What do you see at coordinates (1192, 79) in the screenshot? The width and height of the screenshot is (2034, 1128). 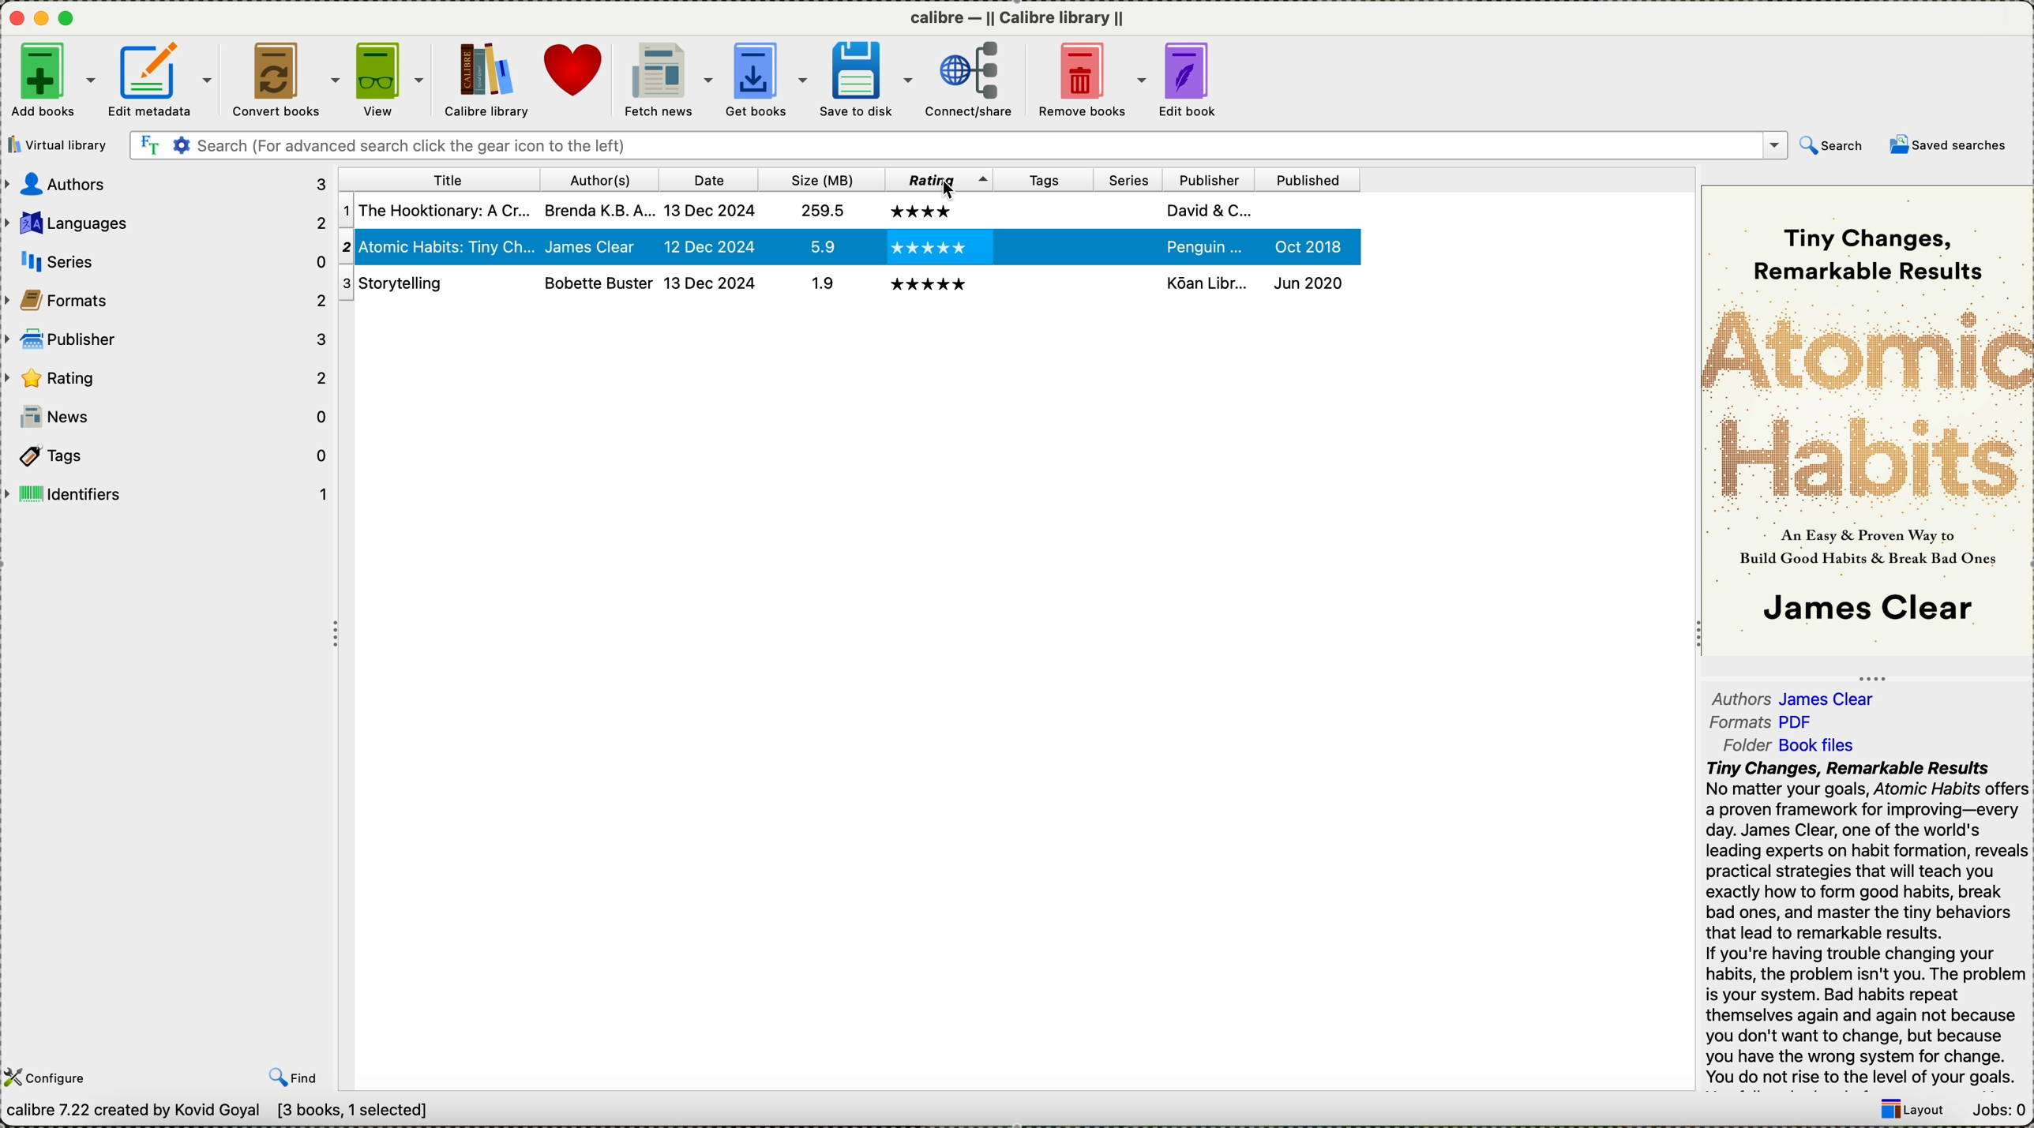 I see `edit book` at bounding box center [1192, 79].